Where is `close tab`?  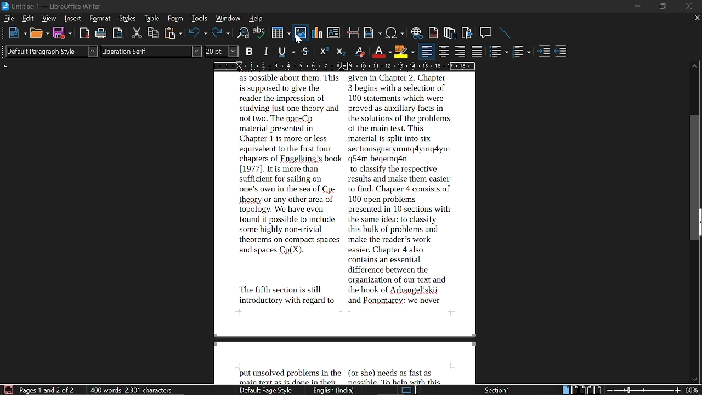
close tab is located at coordinates (694, 19).